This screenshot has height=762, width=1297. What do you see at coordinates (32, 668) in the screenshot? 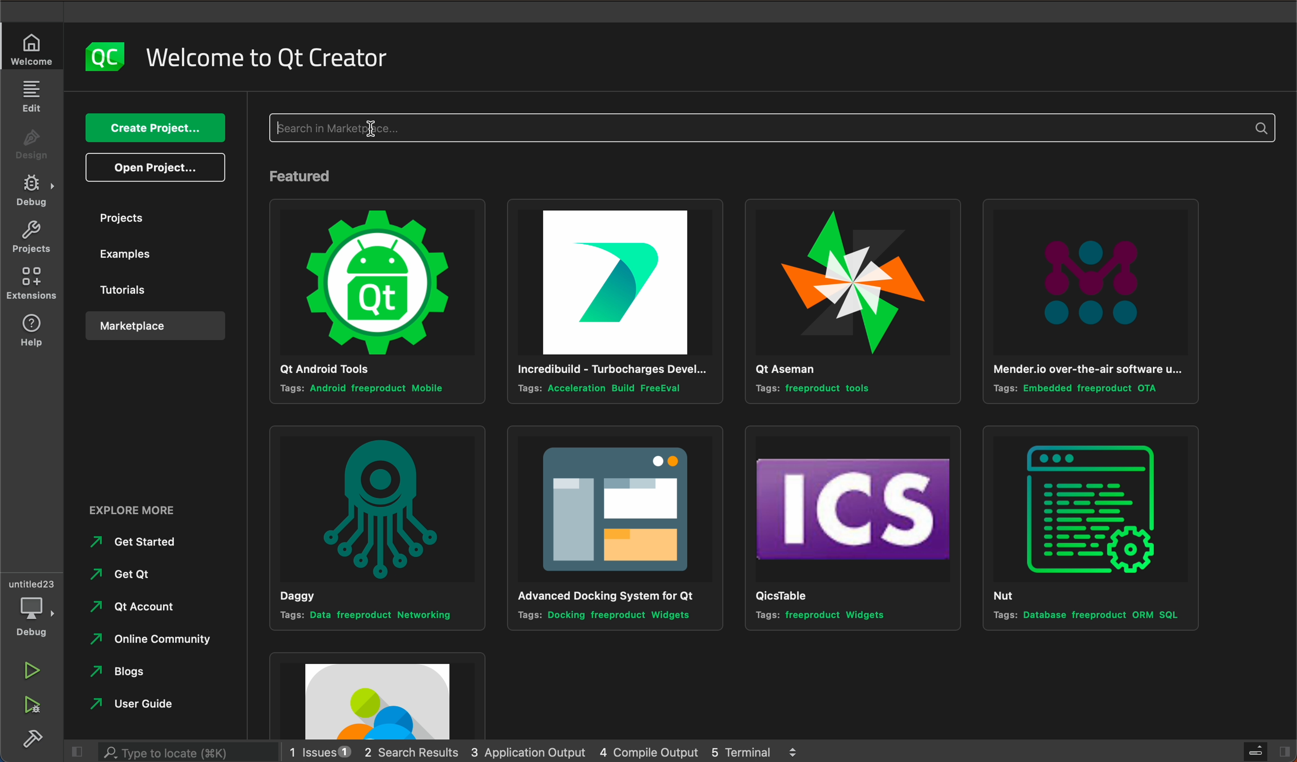
I see `run` at bounding box center [32, 668].